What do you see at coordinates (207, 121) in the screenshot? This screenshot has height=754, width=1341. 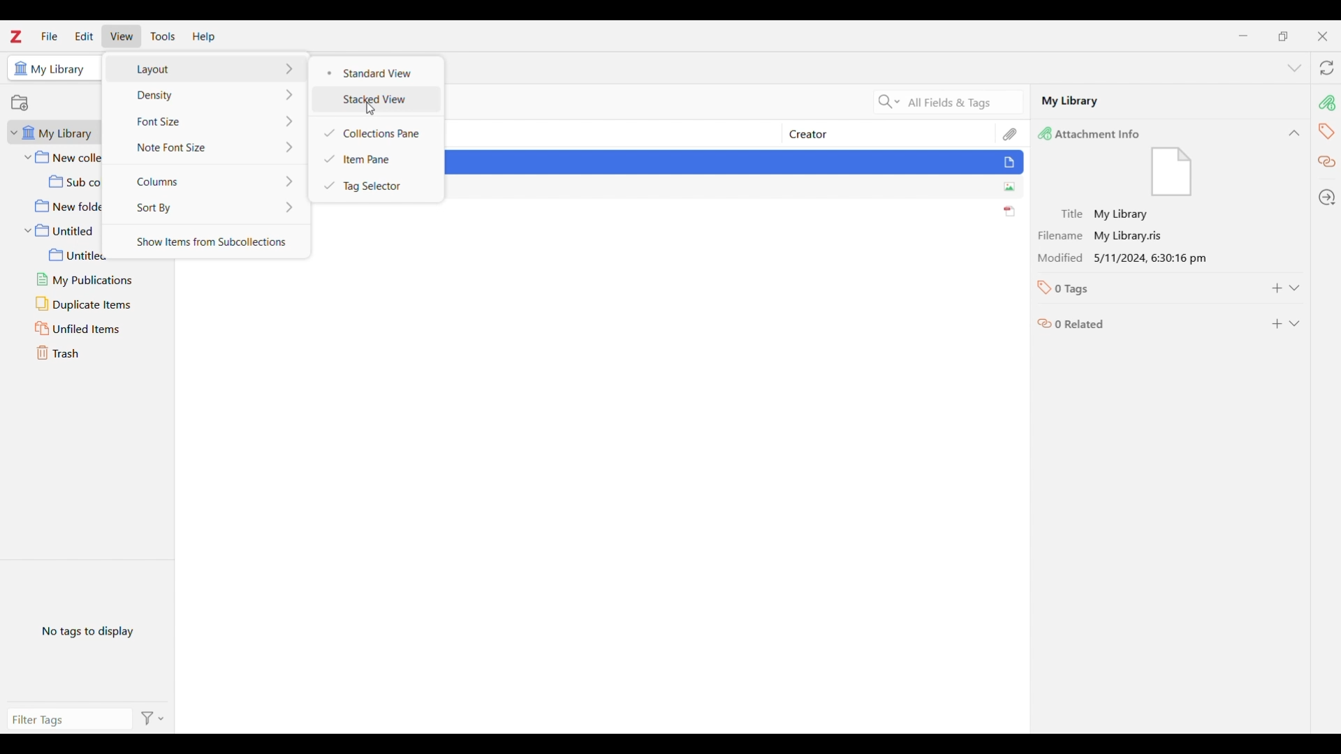 I see `Font size options` at bounding box center [207, 121].